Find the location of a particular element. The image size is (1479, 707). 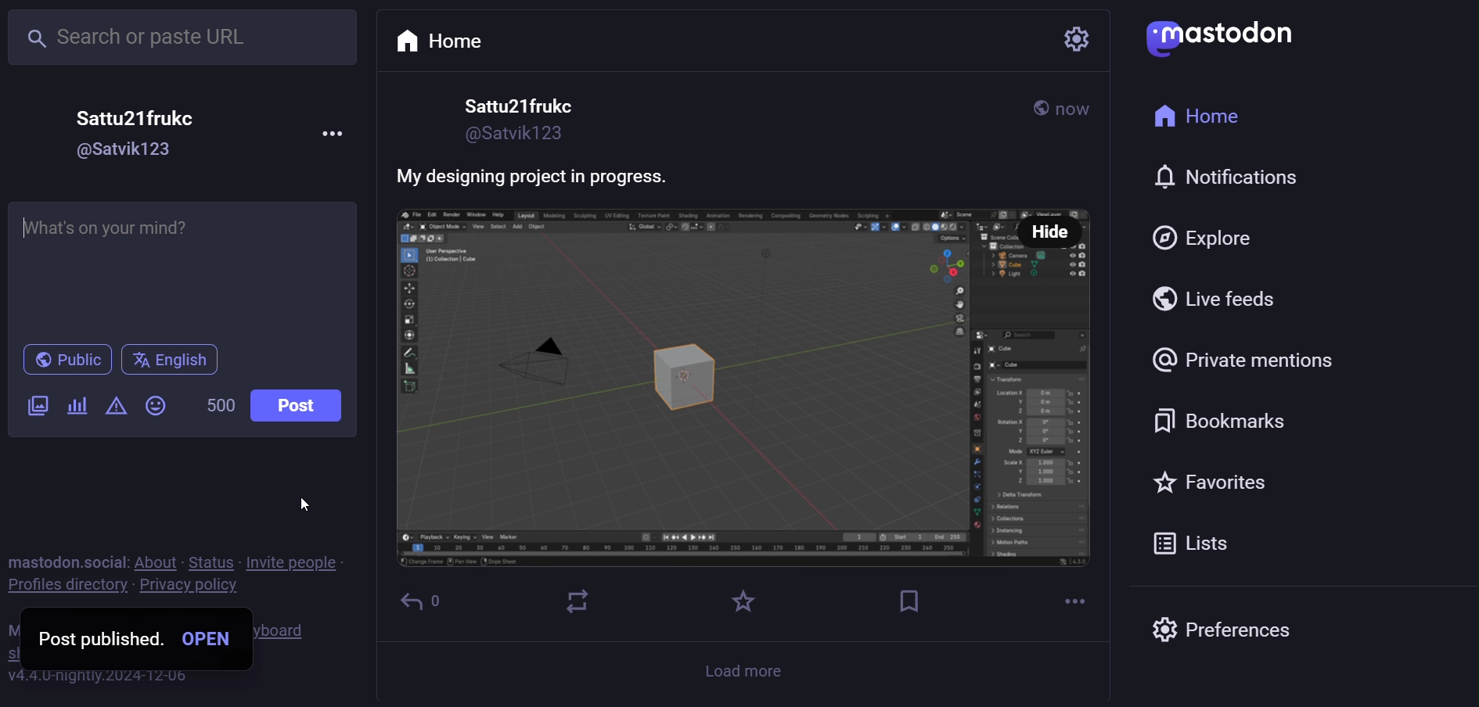

favorite is located at coordinates (742, 603).